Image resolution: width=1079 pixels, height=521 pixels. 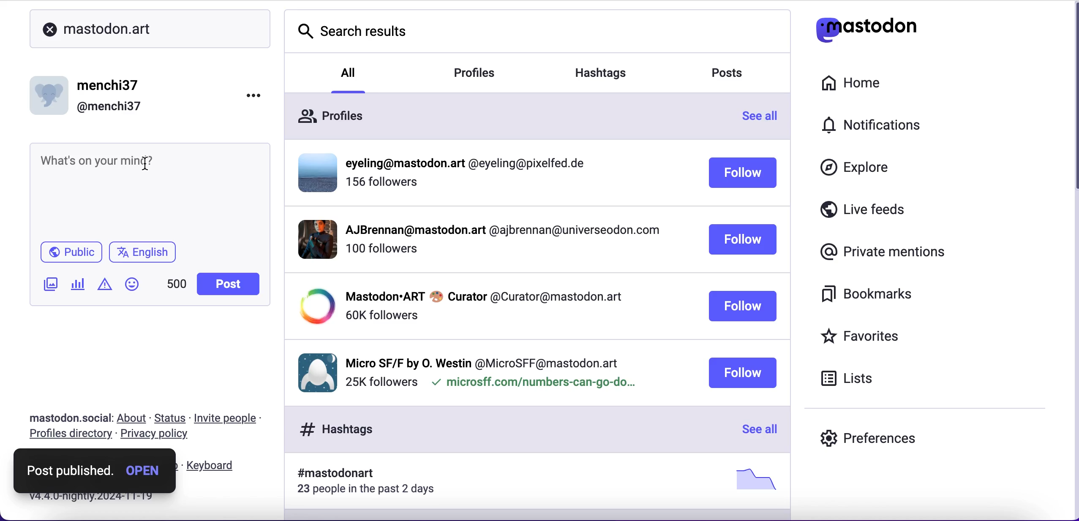 I want to click on hashtags, so click(x=332, y=429).